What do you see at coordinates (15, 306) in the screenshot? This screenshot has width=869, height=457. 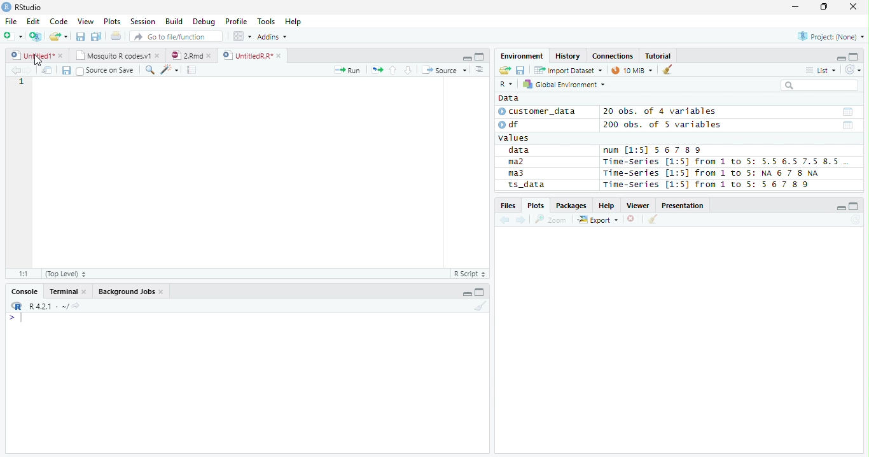 I see `R` at bounding box center [15, 306].